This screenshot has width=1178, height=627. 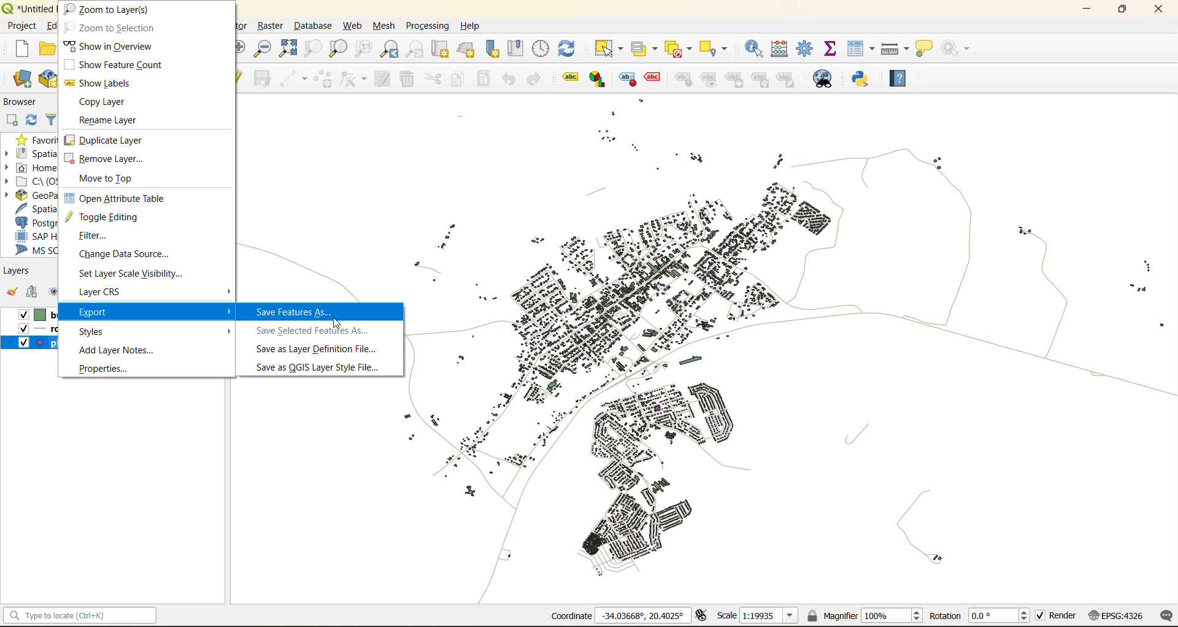 I want to click on processing, so click(x=428, y=23).